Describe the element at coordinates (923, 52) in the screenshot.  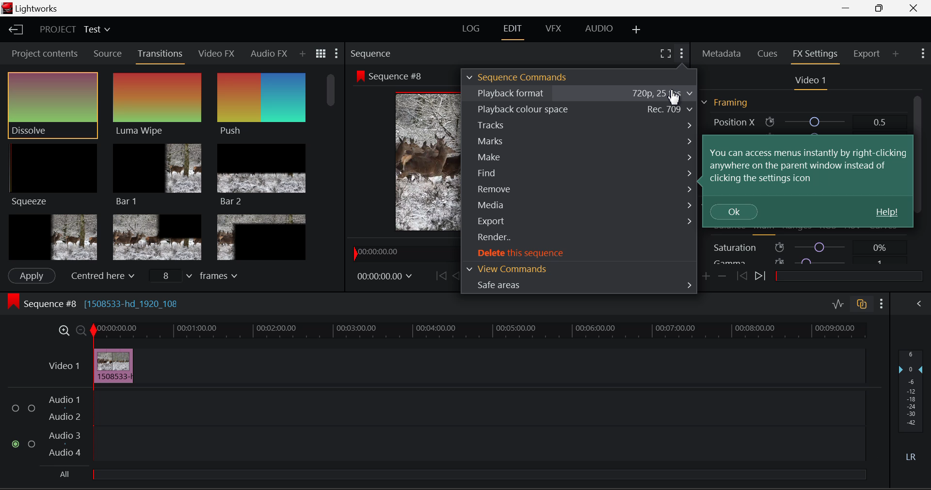
I see `Show Settings` at that location.